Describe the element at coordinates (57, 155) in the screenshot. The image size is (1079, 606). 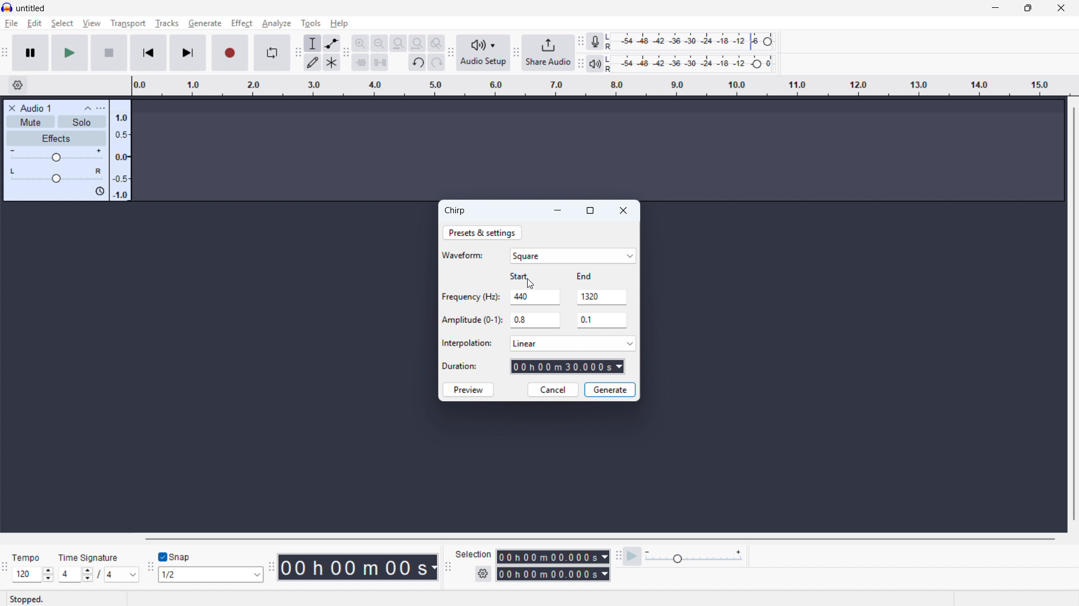
I see `gain ` at that location.